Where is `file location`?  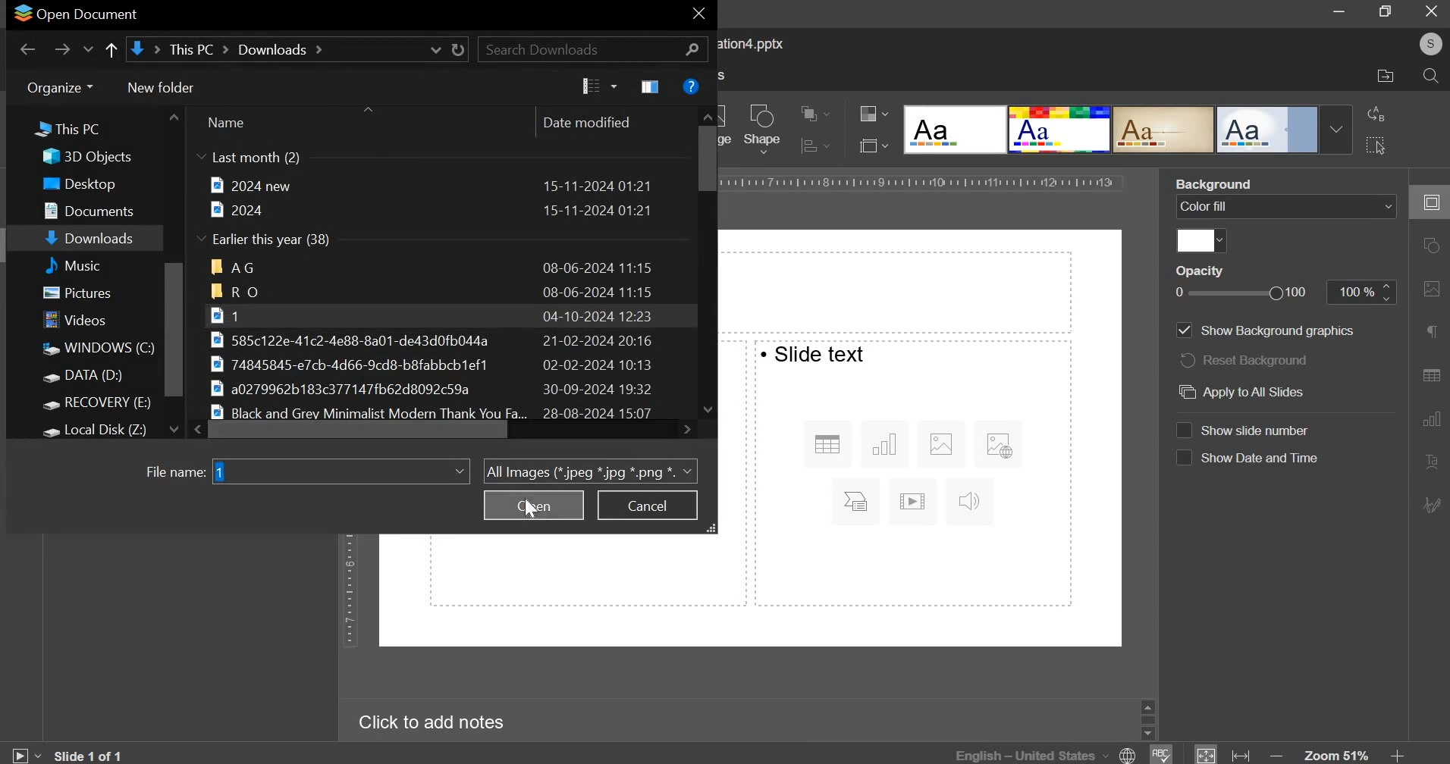 file location is located at coordinates (296, 49).